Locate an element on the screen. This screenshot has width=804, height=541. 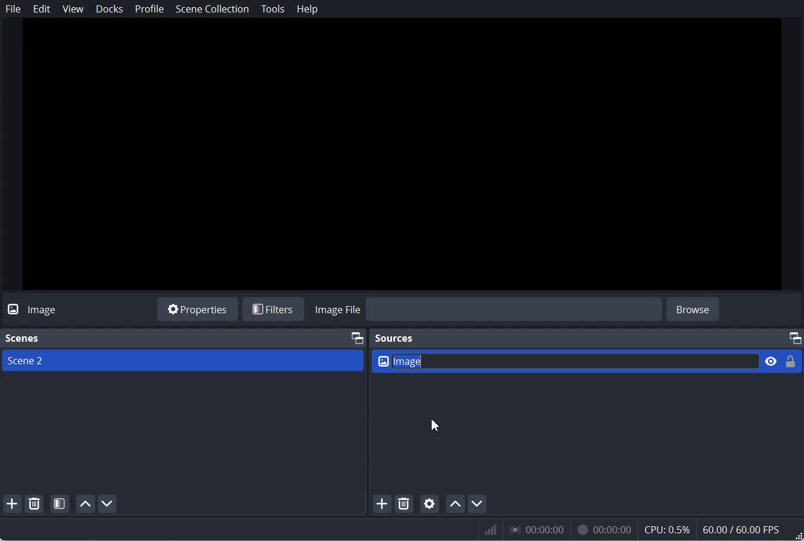
Move source down is located at coordinates (478, 503).